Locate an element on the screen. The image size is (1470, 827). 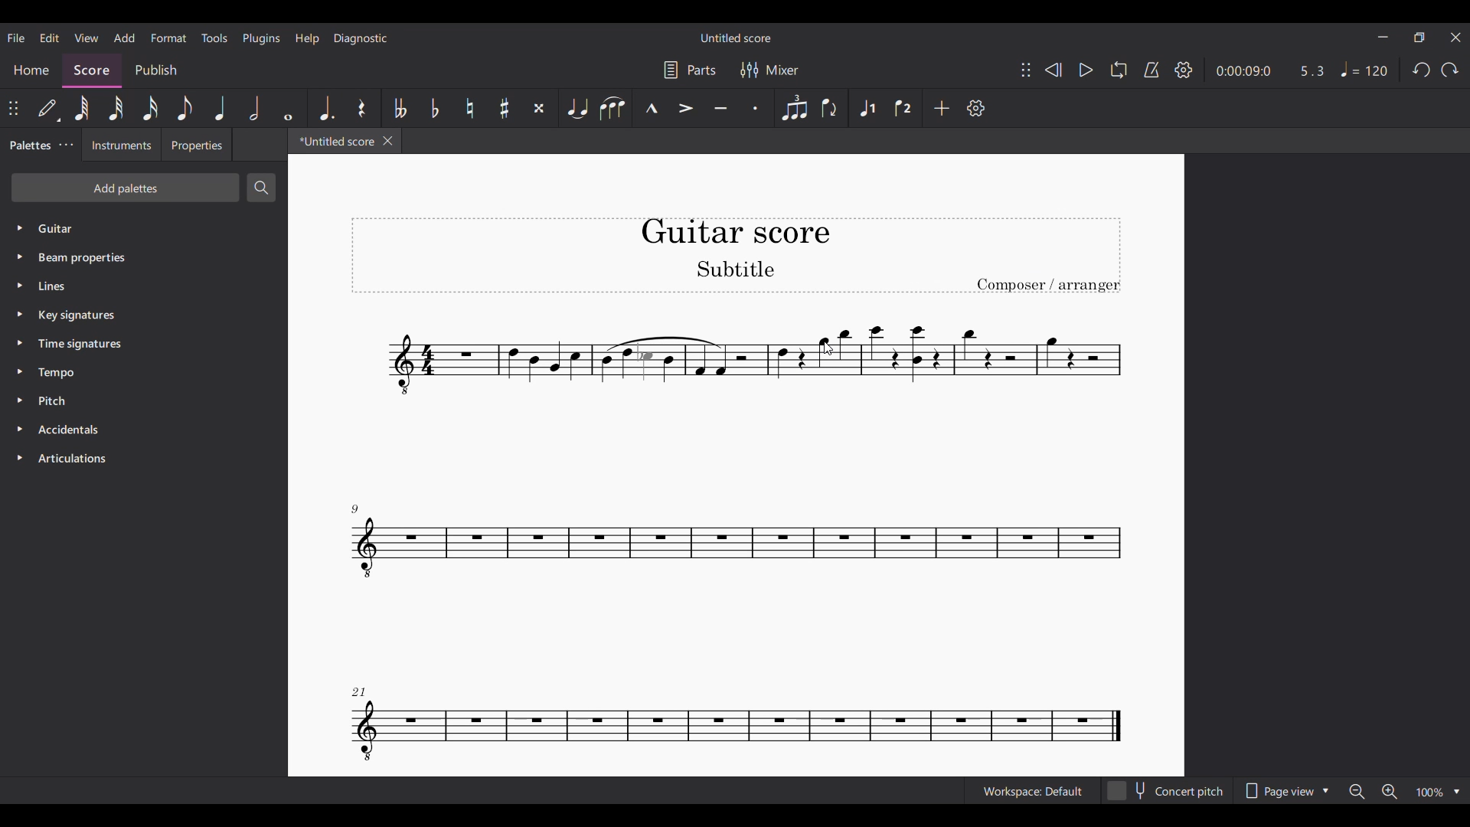
Tuplet is located at coordinates (793, 108).